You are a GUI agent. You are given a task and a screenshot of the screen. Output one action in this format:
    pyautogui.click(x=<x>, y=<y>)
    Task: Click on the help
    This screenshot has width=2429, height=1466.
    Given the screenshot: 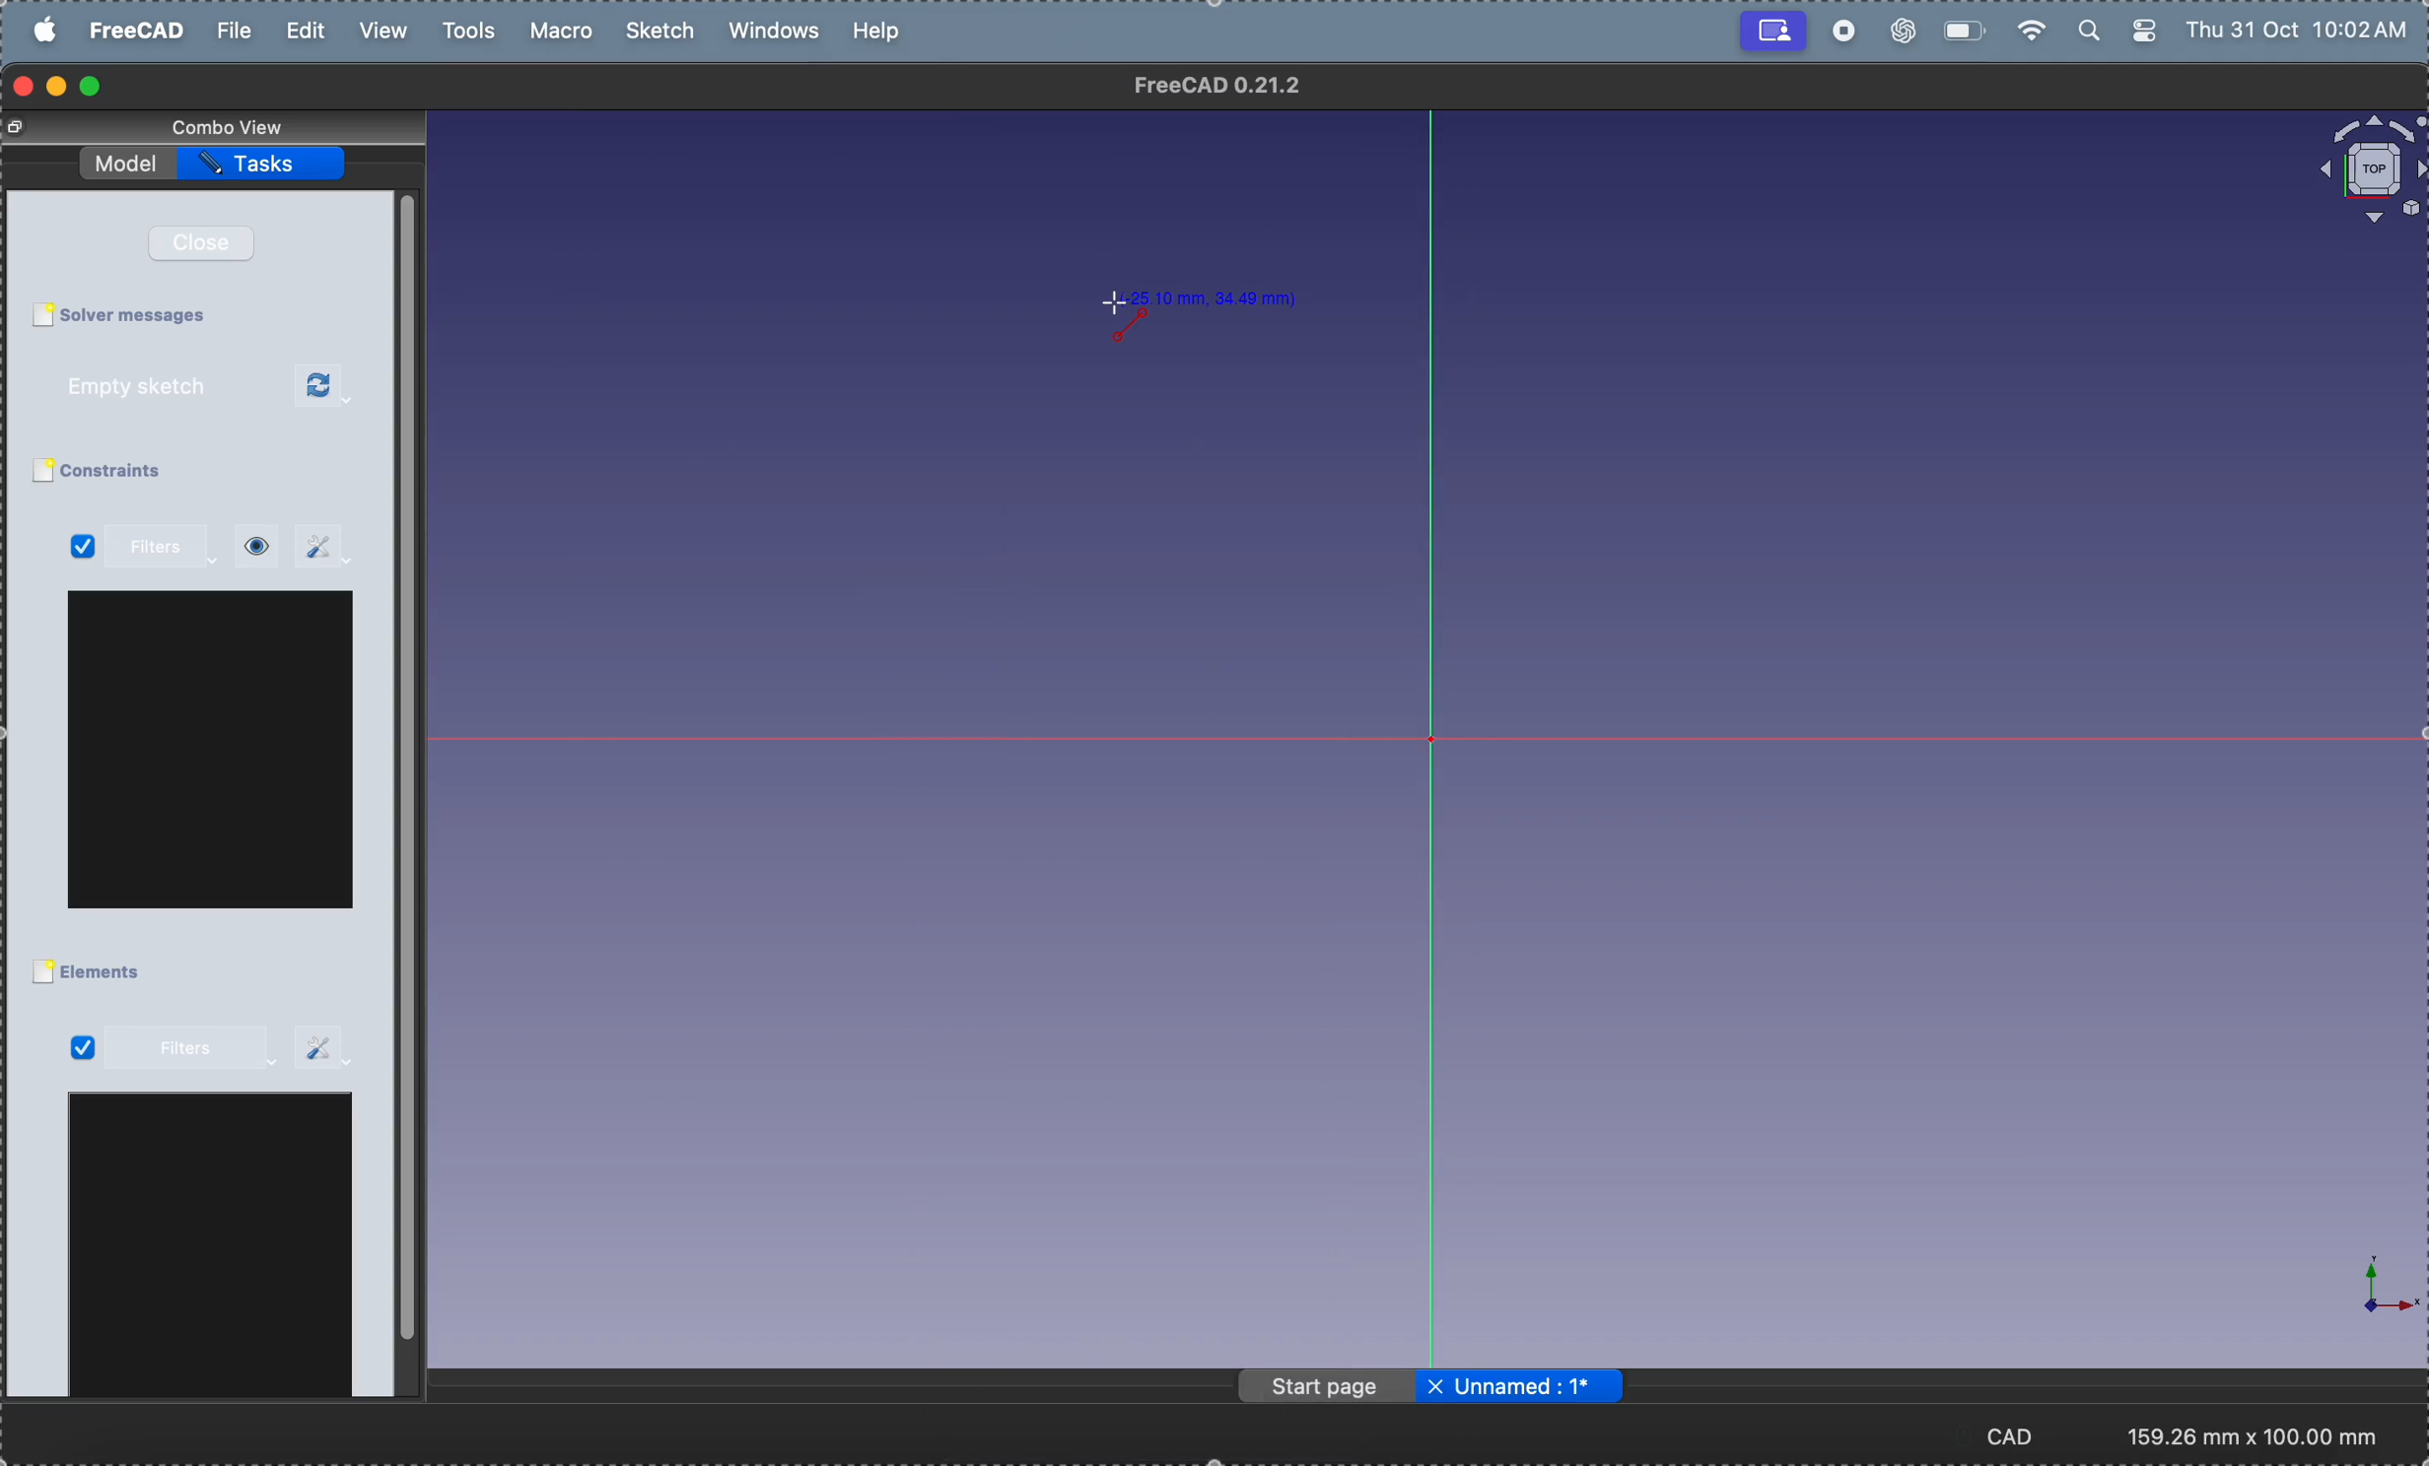 What is the action you would take?
    pyautogui.click(x=879, y=30)
    